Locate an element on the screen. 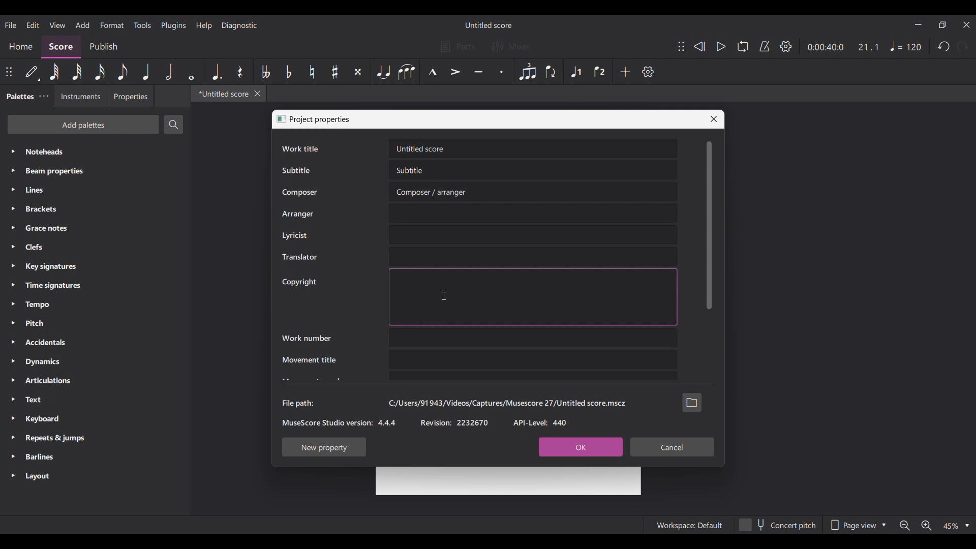  Copyright is located at coordinates (299, 282).